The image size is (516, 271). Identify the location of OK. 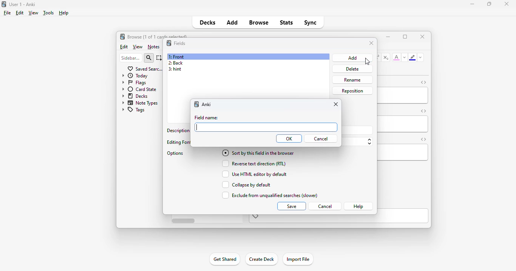
(289, 139).